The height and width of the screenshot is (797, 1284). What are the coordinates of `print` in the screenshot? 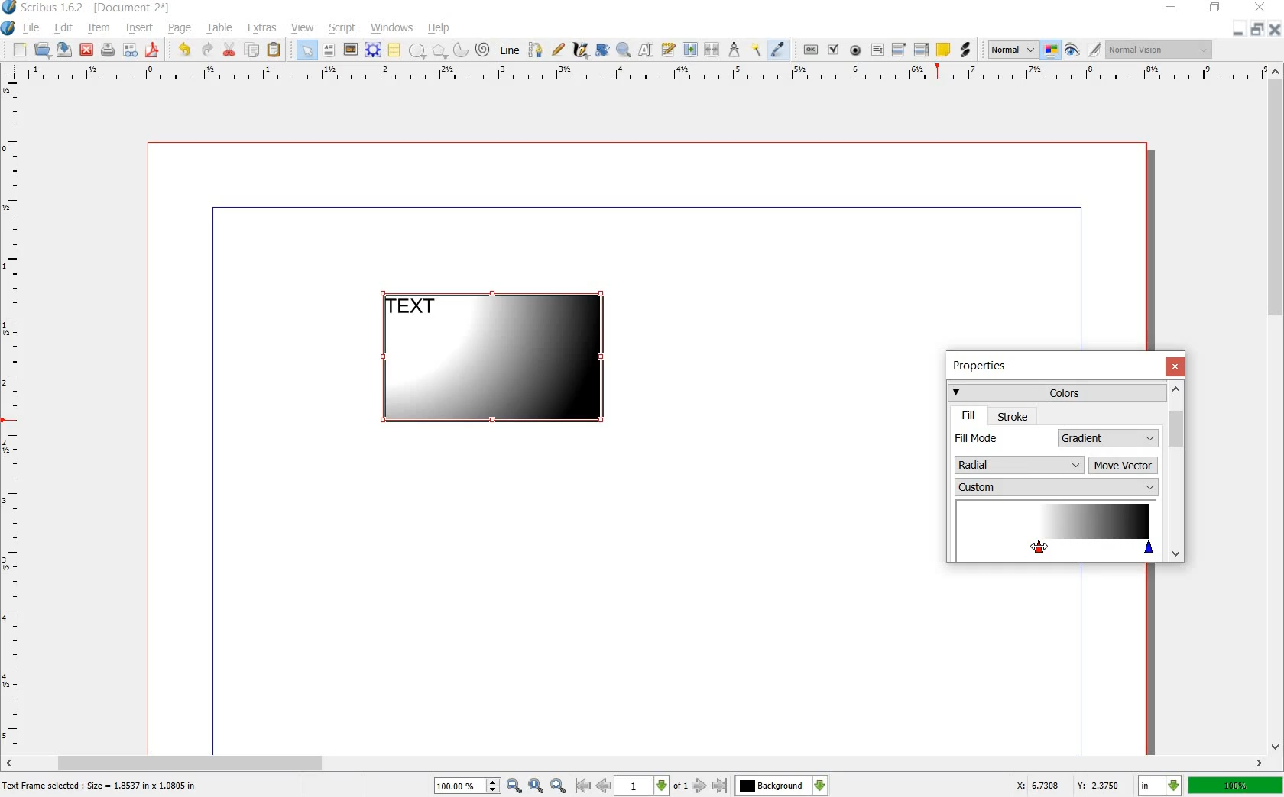 It's located at (108, 50).